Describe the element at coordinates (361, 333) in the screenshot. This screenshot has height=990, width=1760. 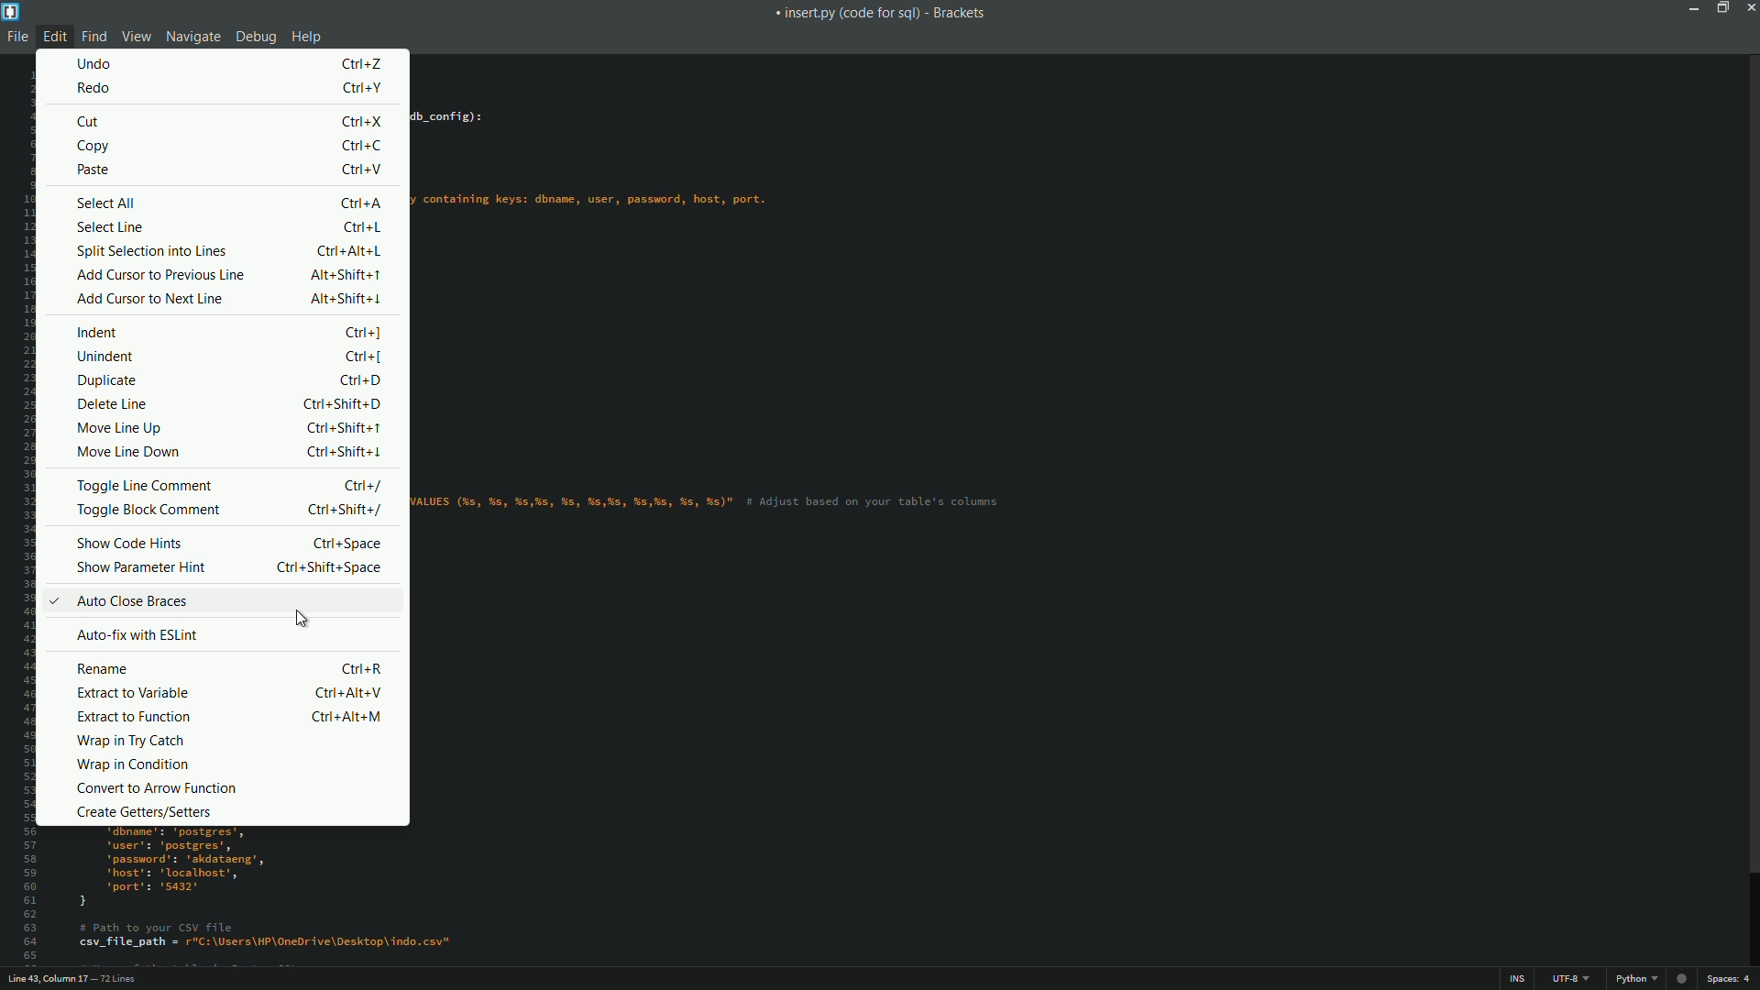
I see `keyboard shortcut` at that location.